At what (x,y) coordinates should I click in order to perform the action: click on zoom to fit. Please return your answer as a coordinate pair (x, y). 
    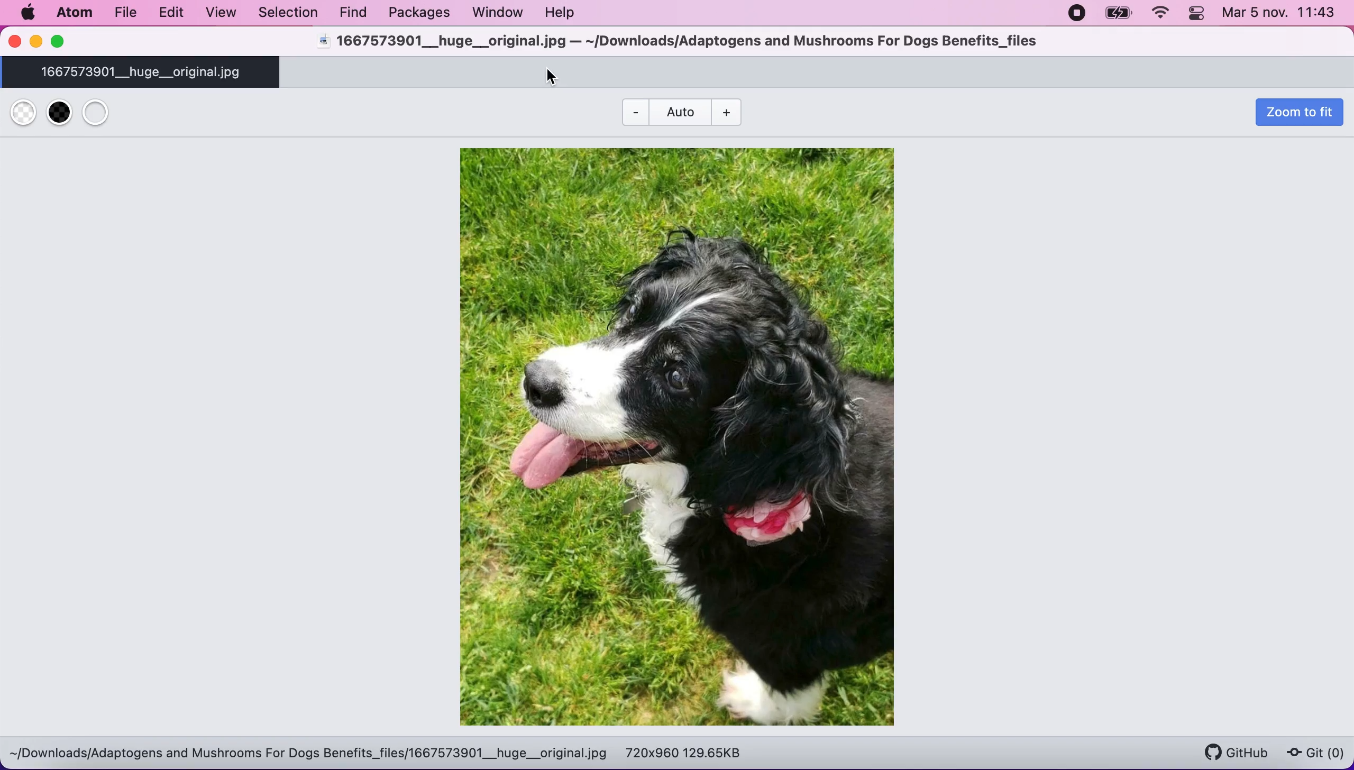
    Looking at the image, I should click on (1295, 115).